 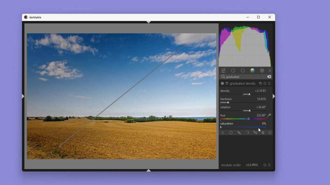 What do you see at coordinates (265, 83) in the screenshot?
I see `reset` at bounding box center [265, 83].